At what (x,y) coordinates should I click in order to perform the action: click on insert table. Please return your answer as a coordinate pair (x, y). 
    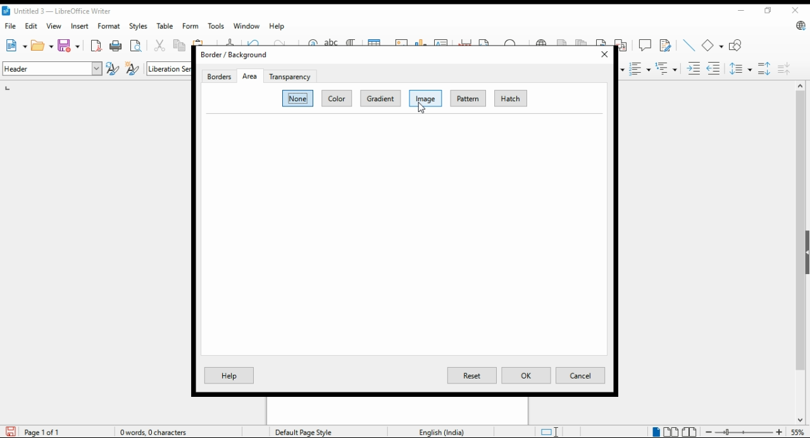
    Looking at the image, I should click on (378, 41).